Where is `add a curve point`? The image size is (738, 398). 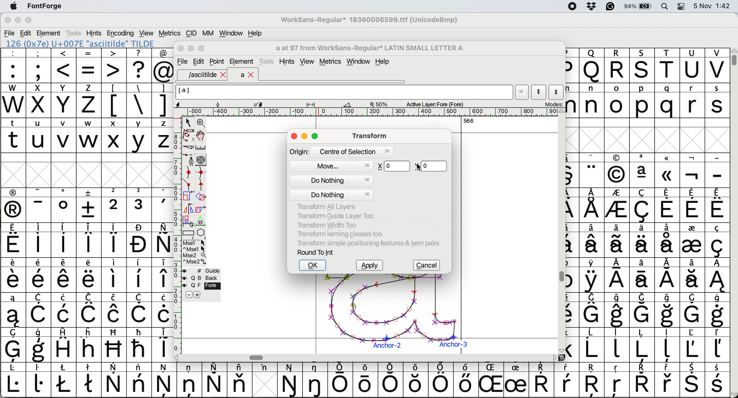
add a curve point is located at coordinates (189, 172).